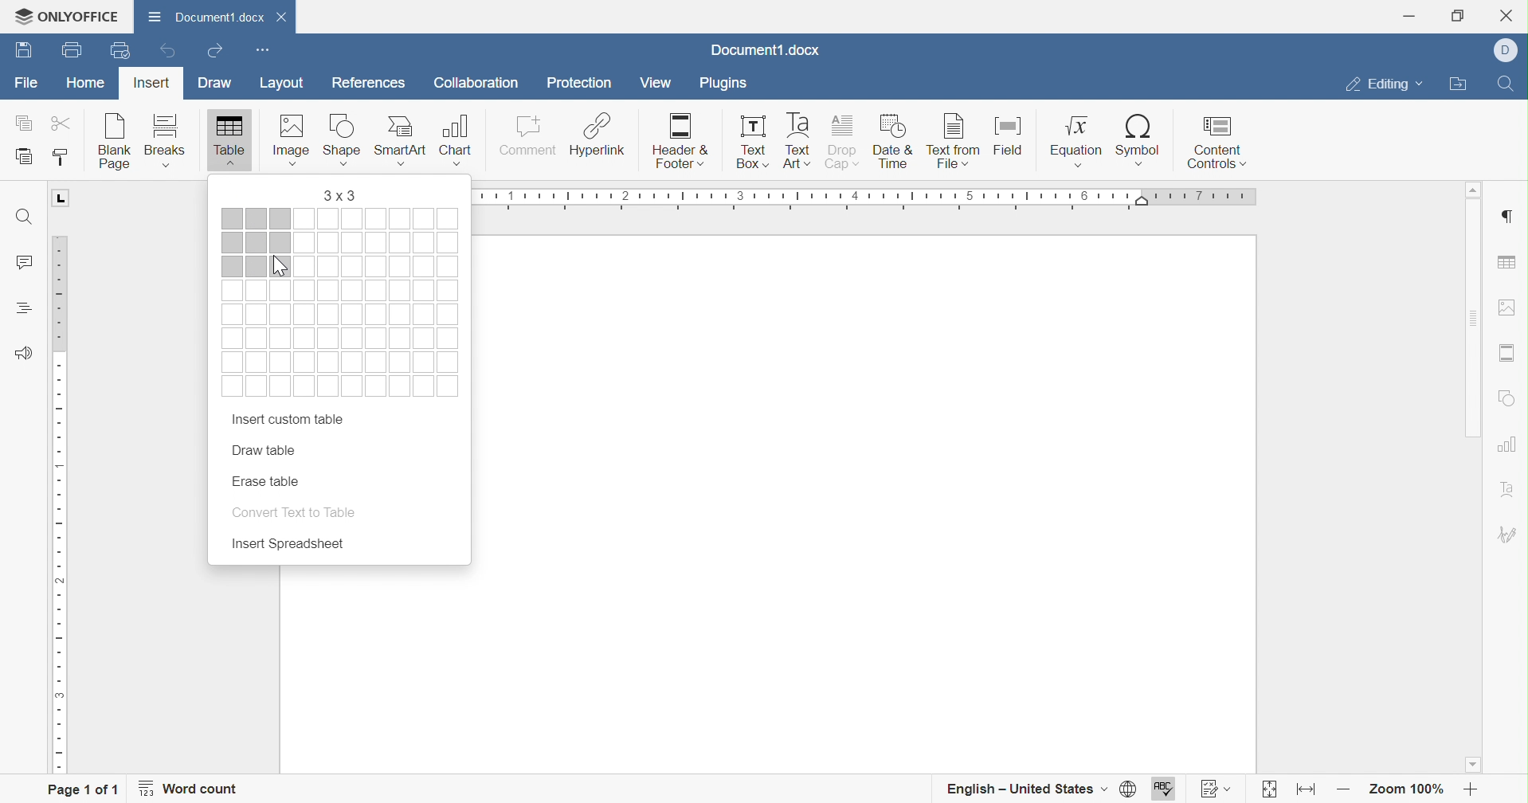  What do you see at coordinates (895, 143) in the screenshot?
I see `Date & time` at bounding box center [895, 143].